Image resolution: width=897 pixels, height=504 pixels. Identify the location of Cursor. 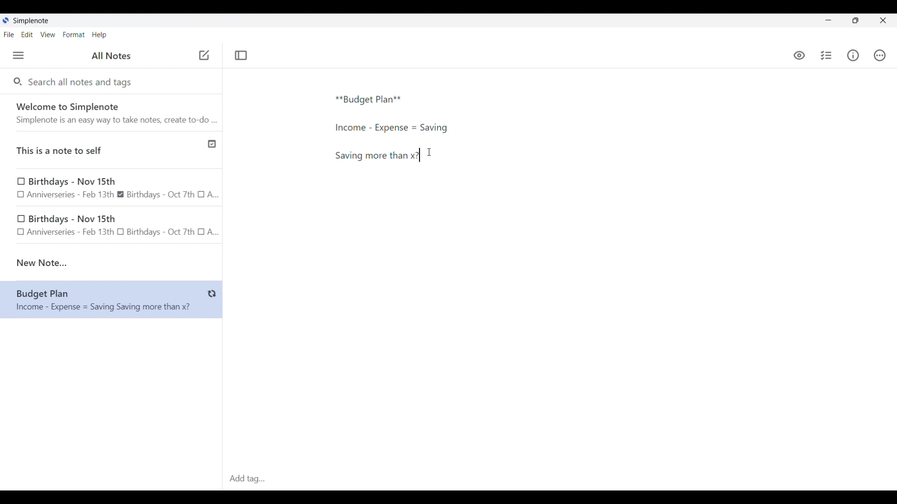
(429, 152).